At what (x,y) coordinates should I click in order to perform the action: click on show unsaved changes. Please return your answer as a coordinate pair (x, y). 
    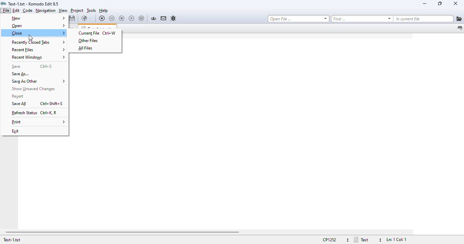
    Looking at the image, I should click on (34, 89).